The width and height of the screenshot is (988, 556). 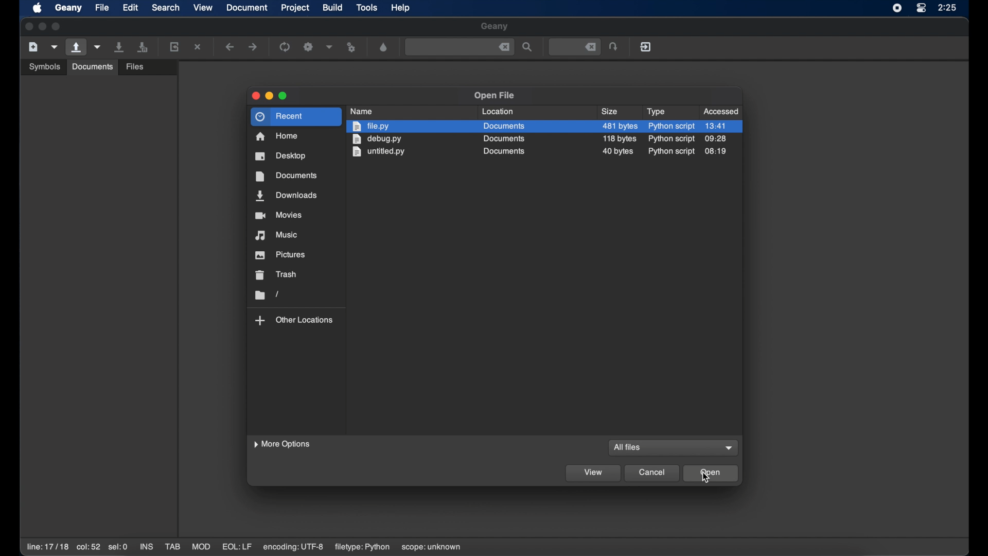 What do you see at coordinates (656, 112) in the screenshot?
I see `type` at bounding box center [656, 112].